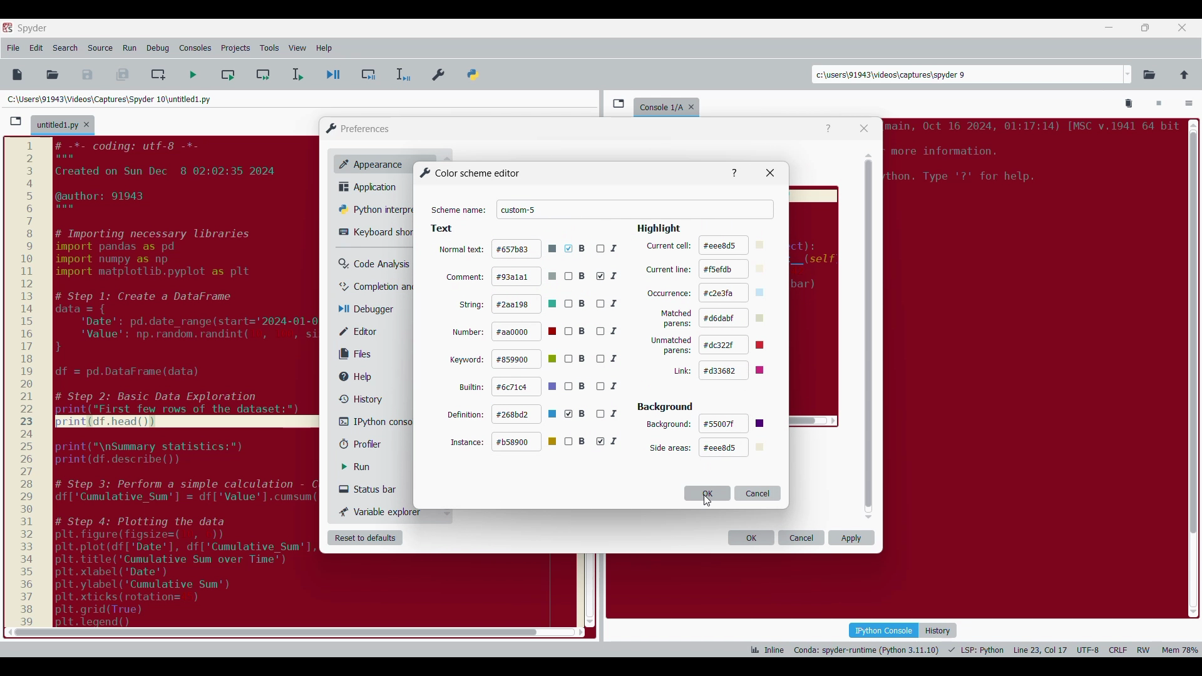 This screenshot has height=676, width=1202. What do you see at coordinates (609, 441) in the screenshot?
I see `I` at bounding box center [609, 441].